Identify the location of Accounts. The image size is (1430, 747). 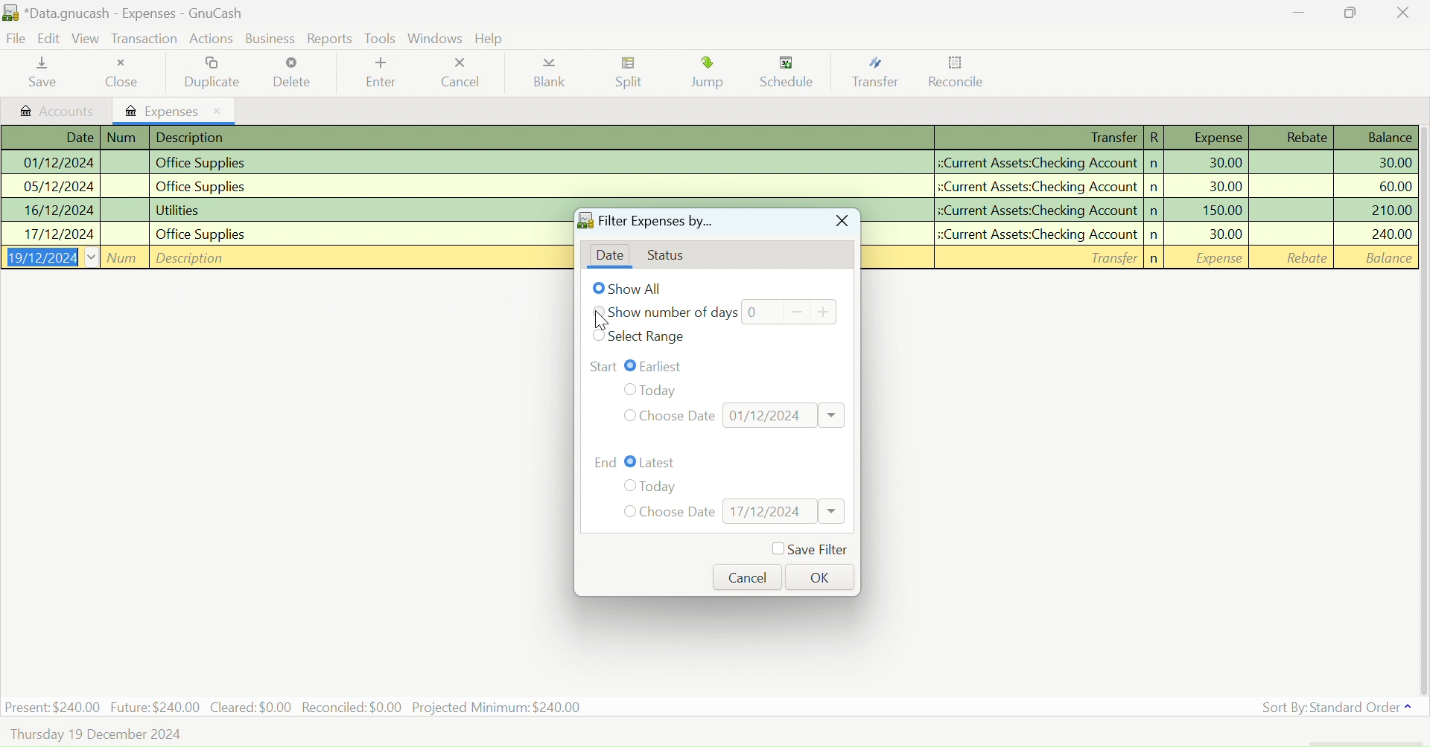
(57, 111).